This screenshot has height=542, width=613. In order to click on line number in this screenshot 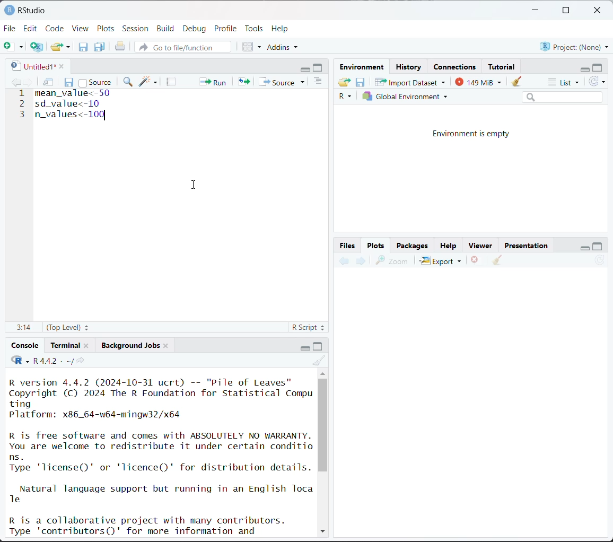, I will do `click(22, 103)`.